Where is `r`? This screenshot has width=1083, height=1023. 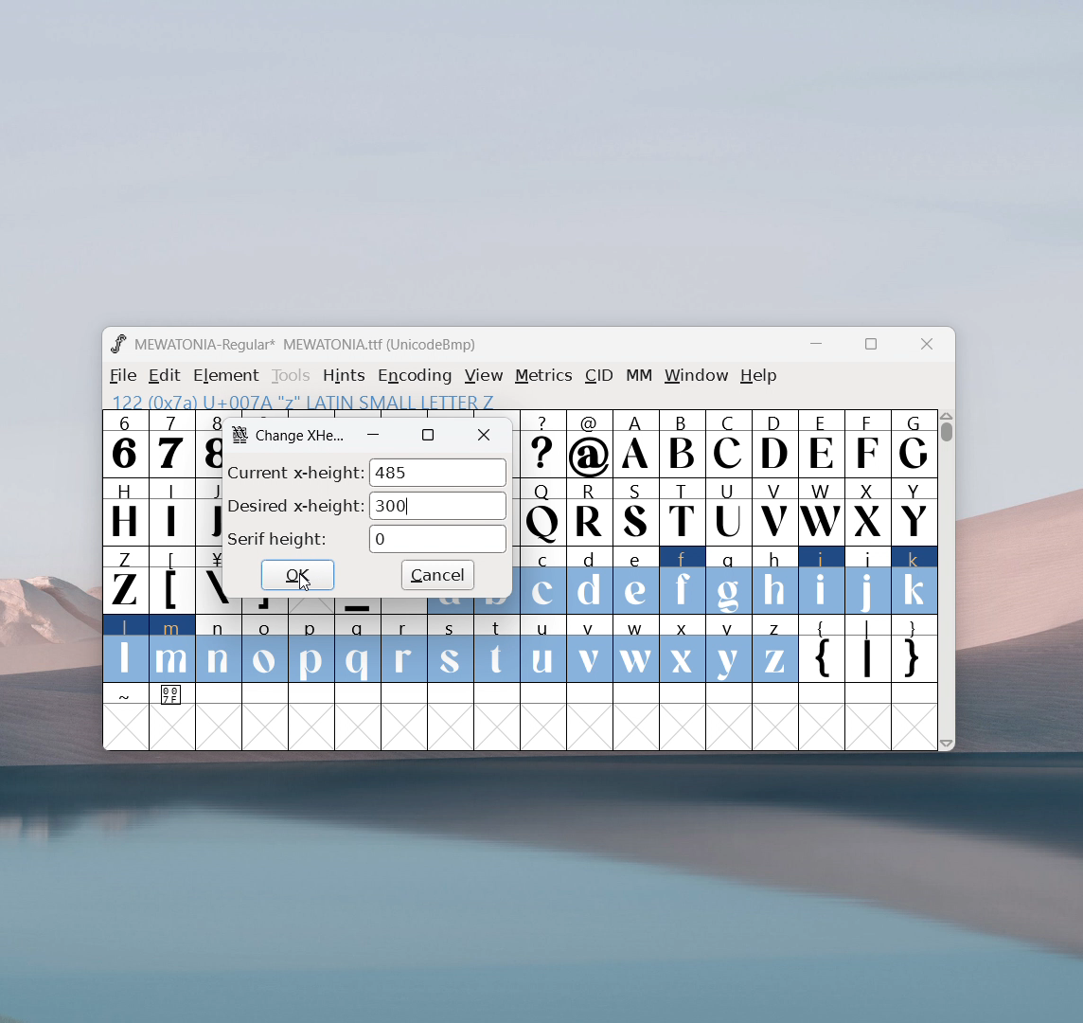 r is located at coordinates (403, 650).